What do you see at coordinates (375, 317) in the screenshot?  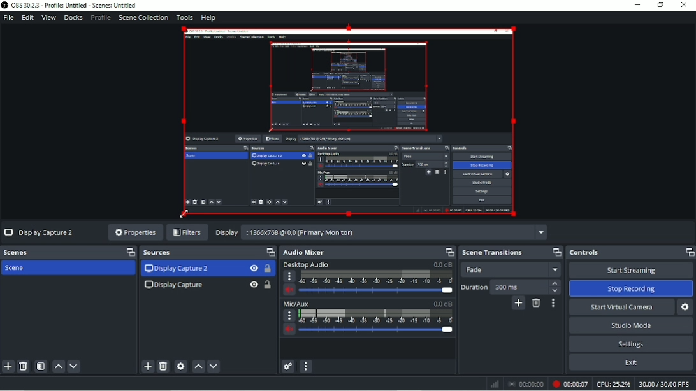 I see `scale` at bounding box center [375, 317].